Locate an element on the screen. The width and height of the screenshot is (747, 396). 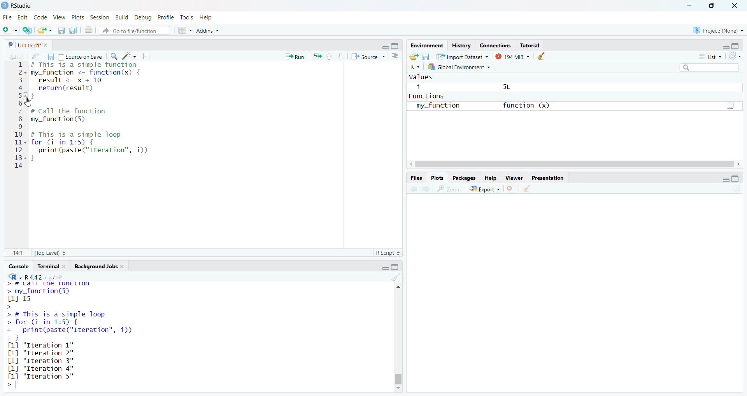
packages is located at coordinates (465, 177).